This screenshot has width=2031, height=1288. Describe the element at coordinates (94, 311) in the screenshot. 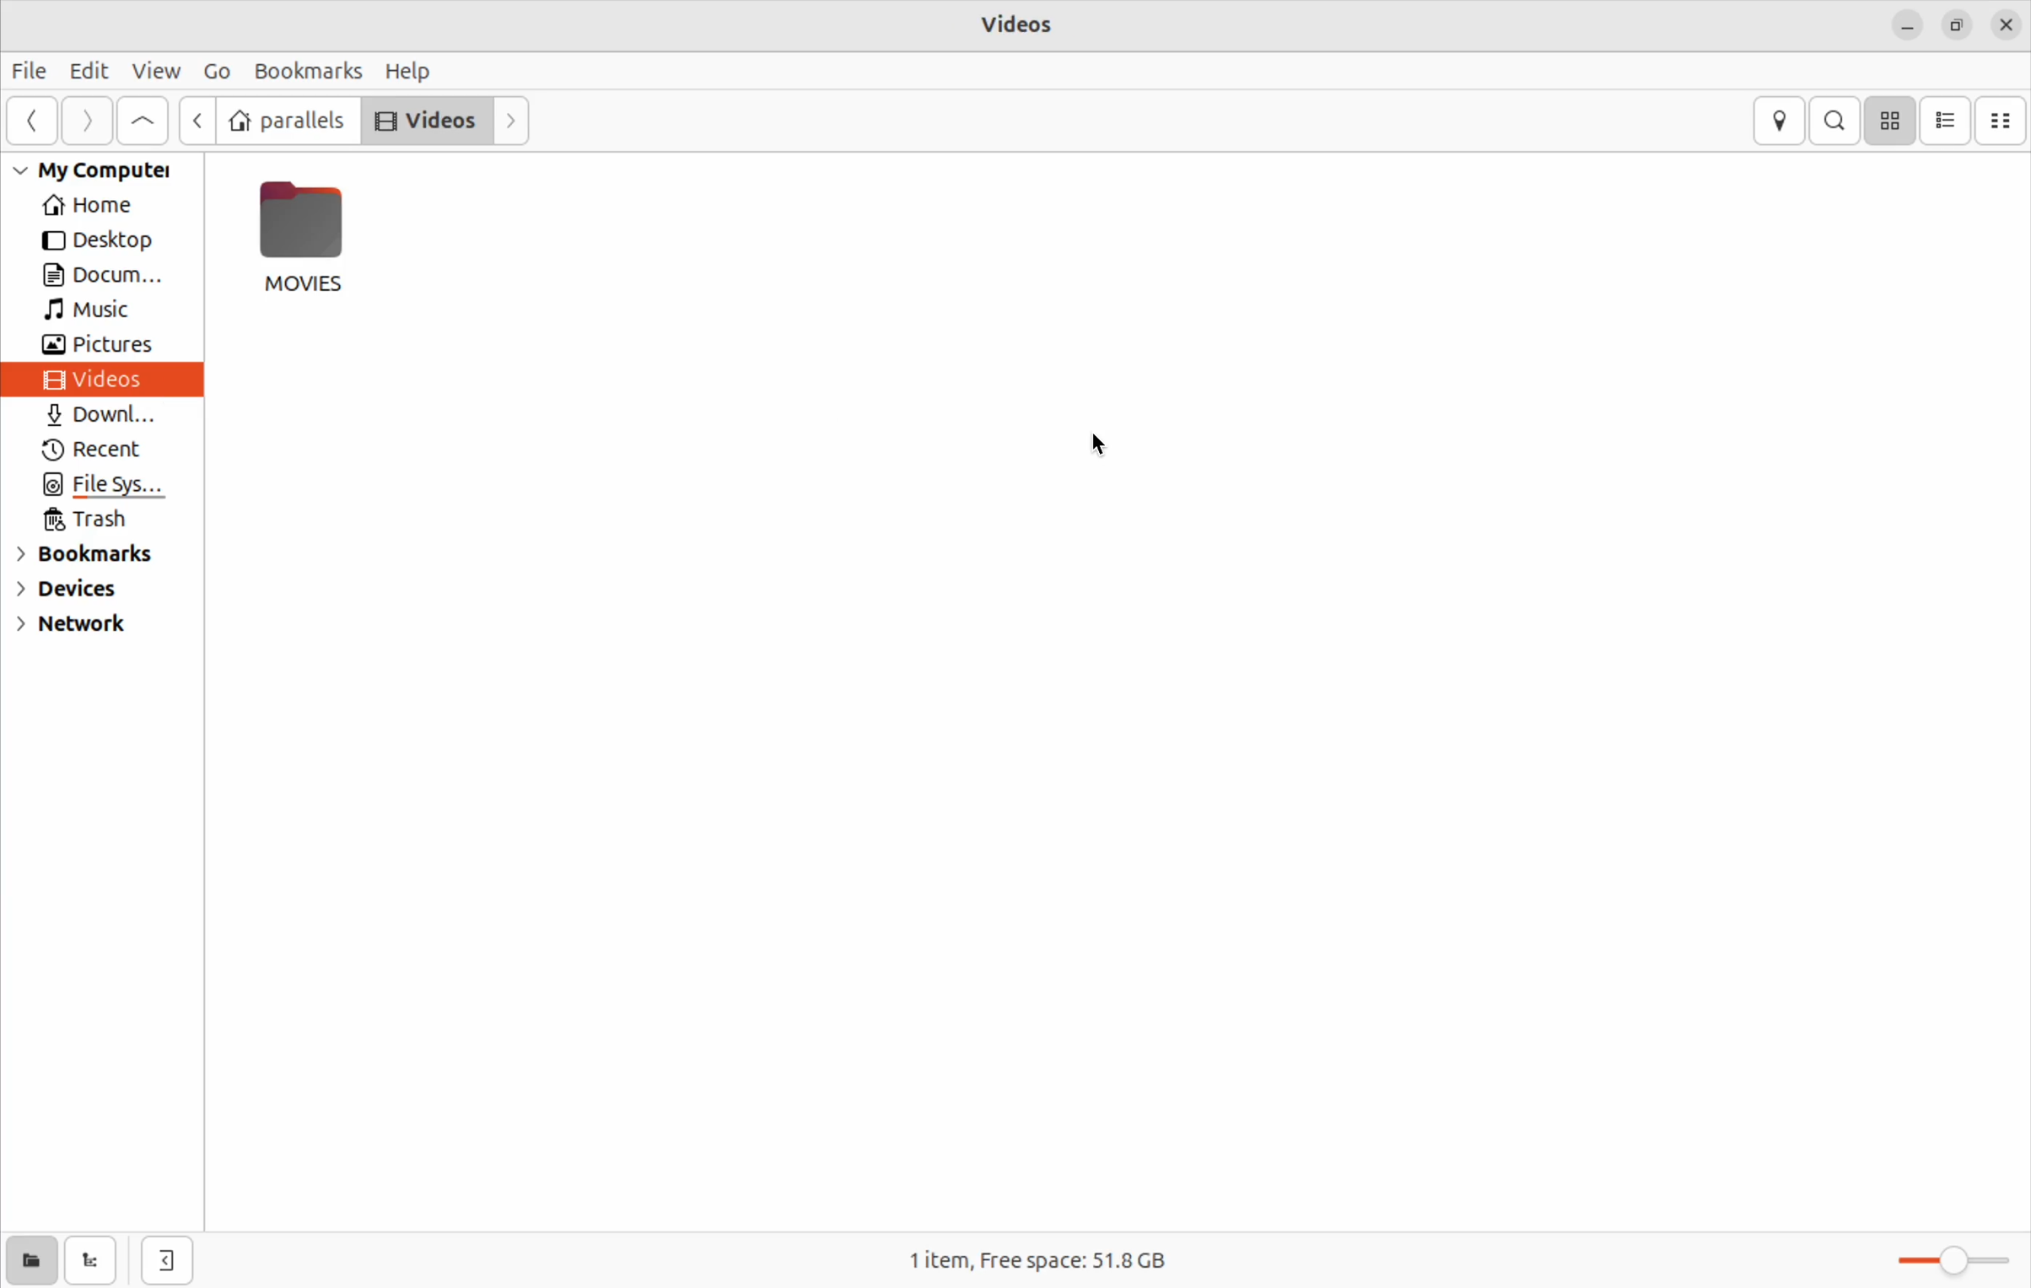

I see `Music` at that location.